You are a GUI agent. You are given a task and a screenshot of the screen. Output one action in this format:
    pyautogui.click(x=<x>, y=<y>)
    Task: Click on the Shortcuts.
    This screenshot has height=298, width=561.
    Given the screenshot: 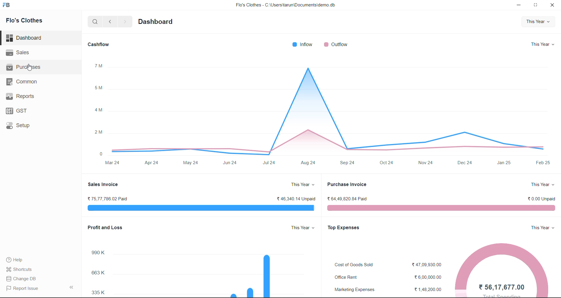 What is the action you would take?
    pyautogui.click(x=21, y=269)
    